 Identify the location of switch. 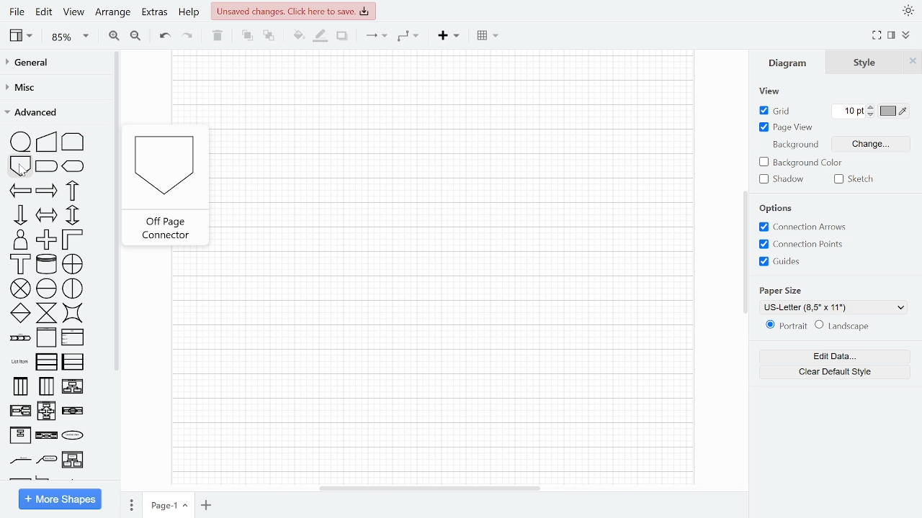
(73, 314).